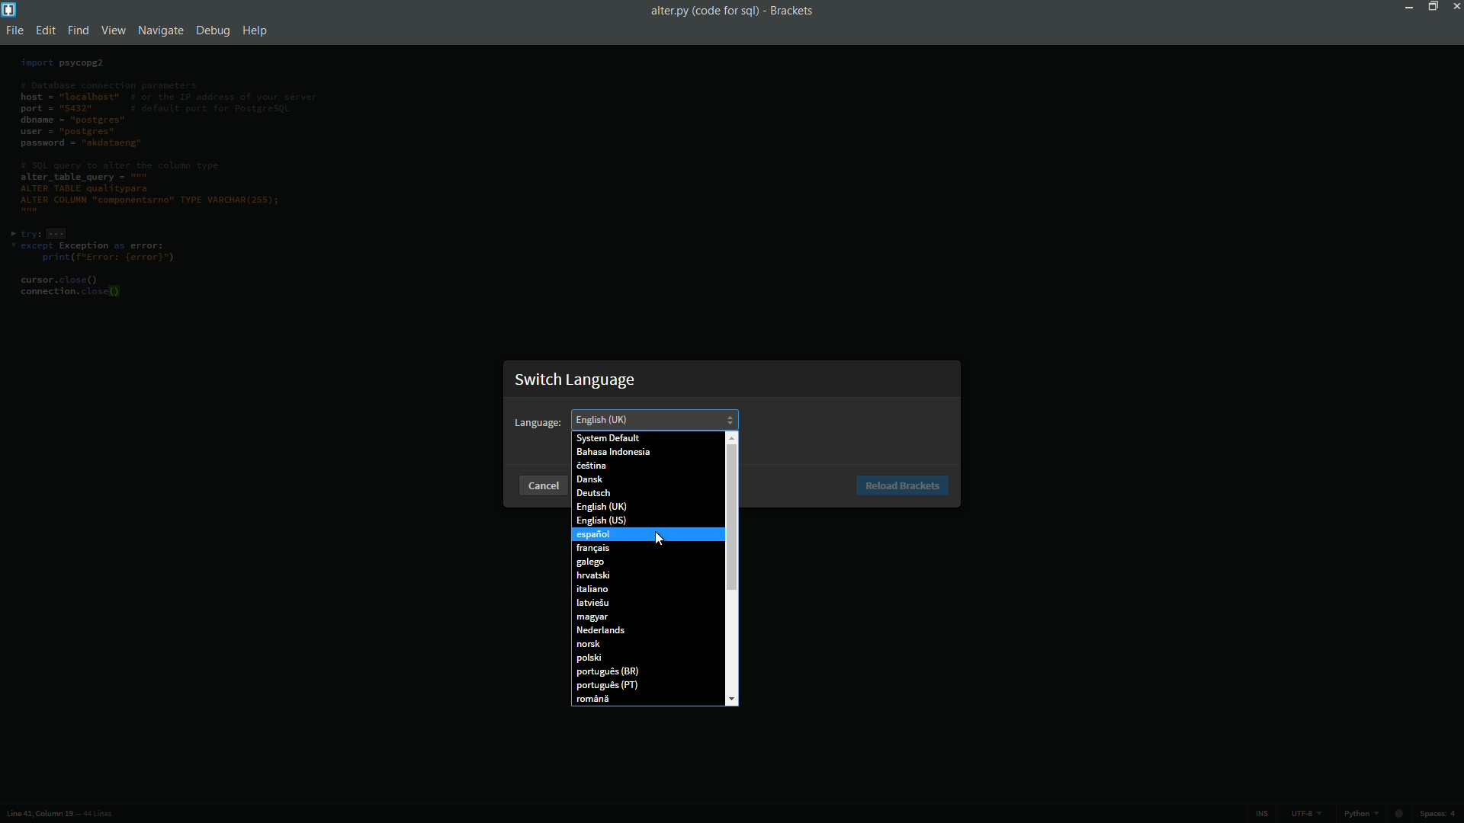 The height and width of the screenshot is (823, 1464). What do you see at coordinates (1431, 8) in the screenshot?
I see `maximize` at bounding box center [1431, 8].